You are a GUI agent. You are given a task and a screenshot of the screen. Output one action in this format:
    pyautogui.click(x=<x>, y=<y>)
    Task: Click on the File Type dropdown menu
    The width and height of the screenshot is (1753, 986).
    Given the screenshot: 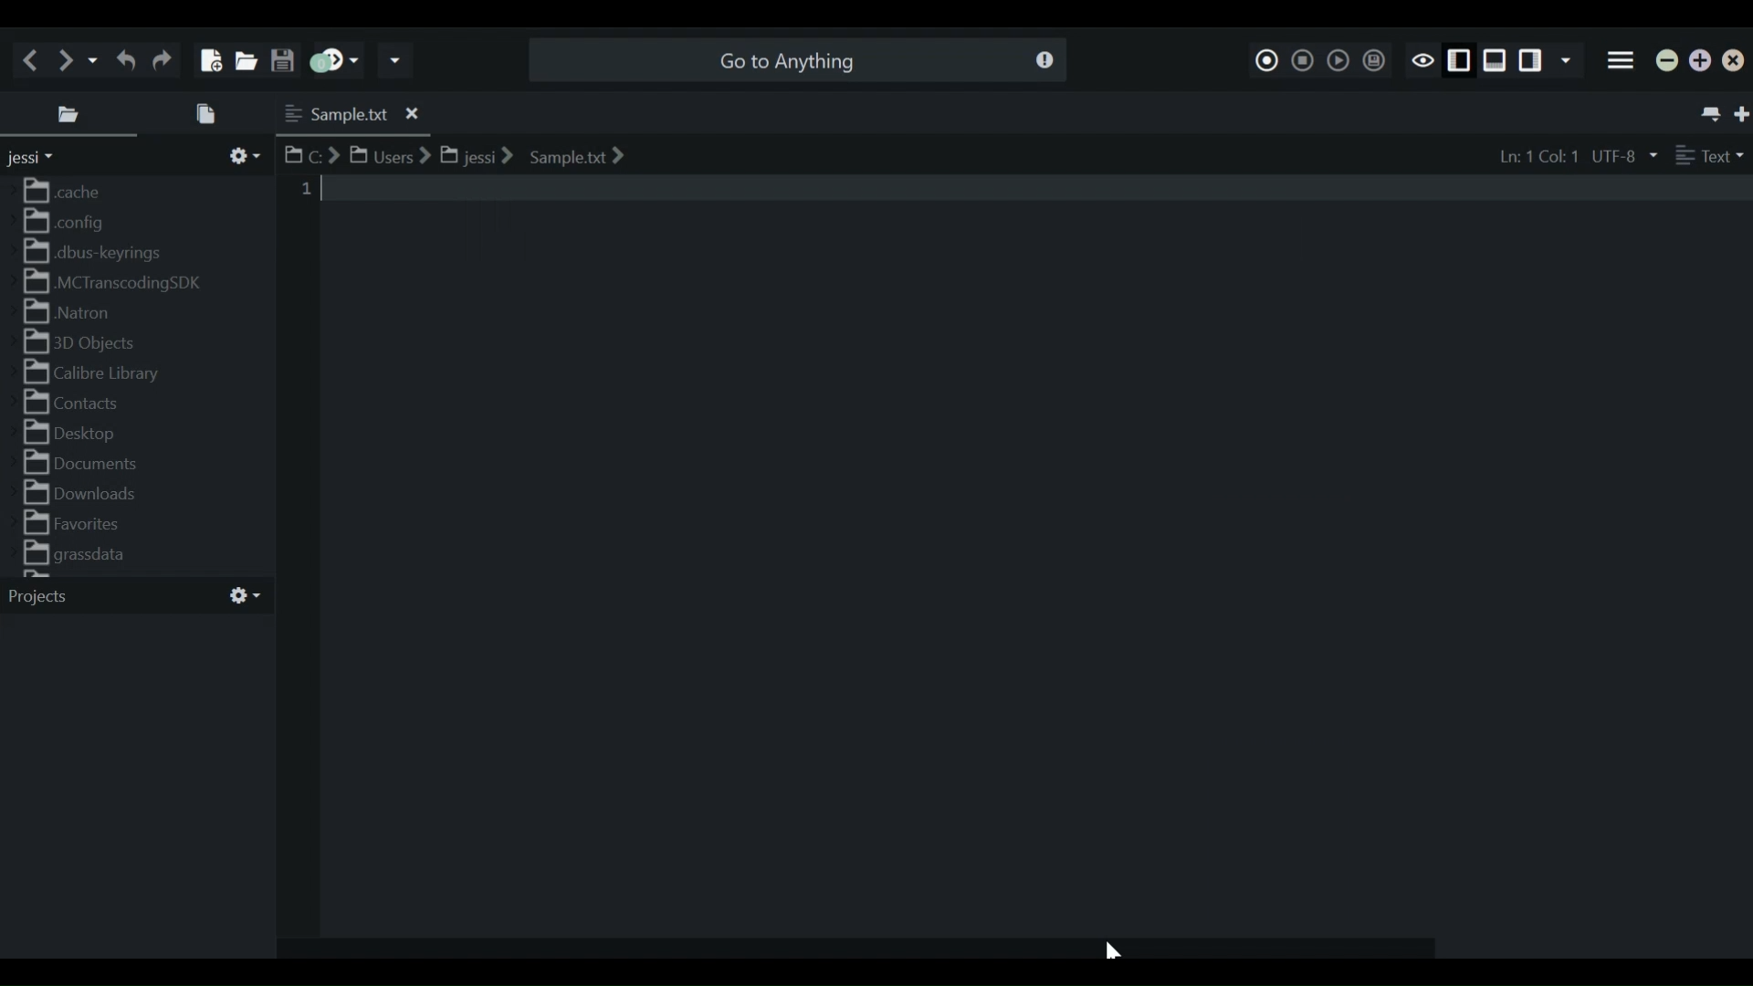 What is the action you would take?
    pyautogui.click(x=1706, y=155)
    